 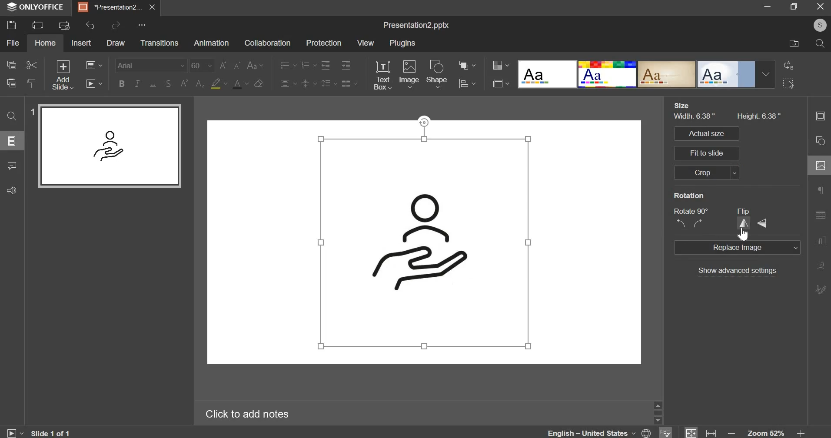 What do you see at coordinates (410, 73) in the screenshot?
I see `image` at bounding box center [410, 73].